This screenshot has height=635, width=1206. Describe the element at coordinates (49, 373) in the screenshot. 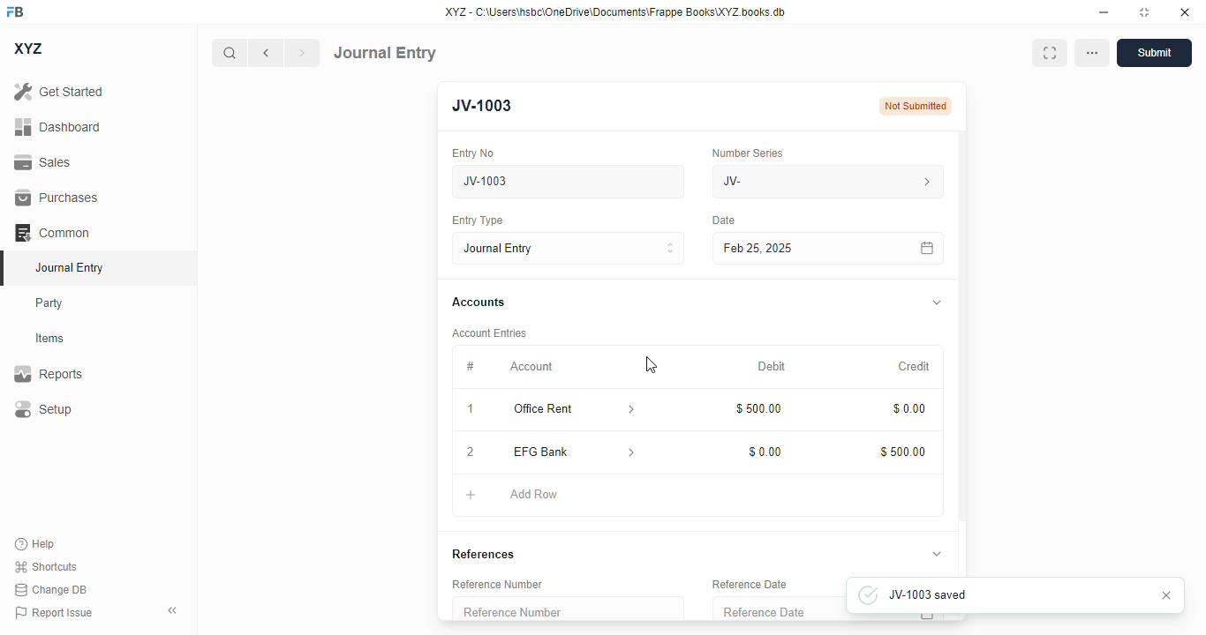

I see `reports` at that location.